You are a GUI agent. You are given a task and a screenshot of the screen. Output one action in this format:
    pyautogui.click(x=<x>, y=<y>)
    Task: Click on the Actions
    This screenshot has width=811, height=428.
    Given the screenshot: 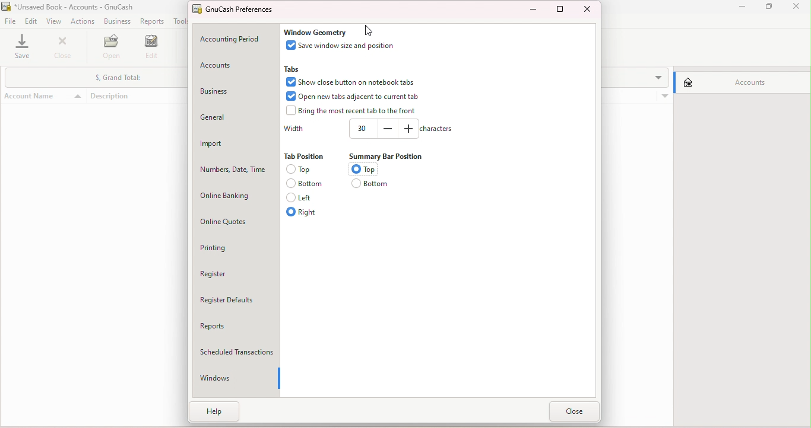 What is the action you would take?
    pyautogui.click(x=82, y=21)
    